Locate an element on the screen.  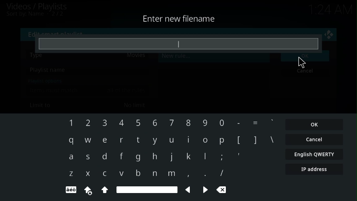
] is located at coordinates (254, 140).